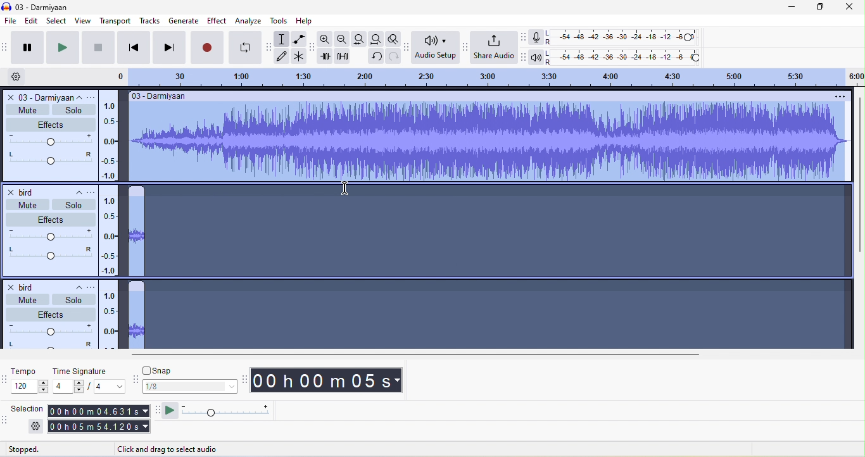 The width and height of the screenshot is (865, 457). What do you see at coordinates (39, 449) in the screenshot?
I see `stopped` at bounding box center [39, 449].